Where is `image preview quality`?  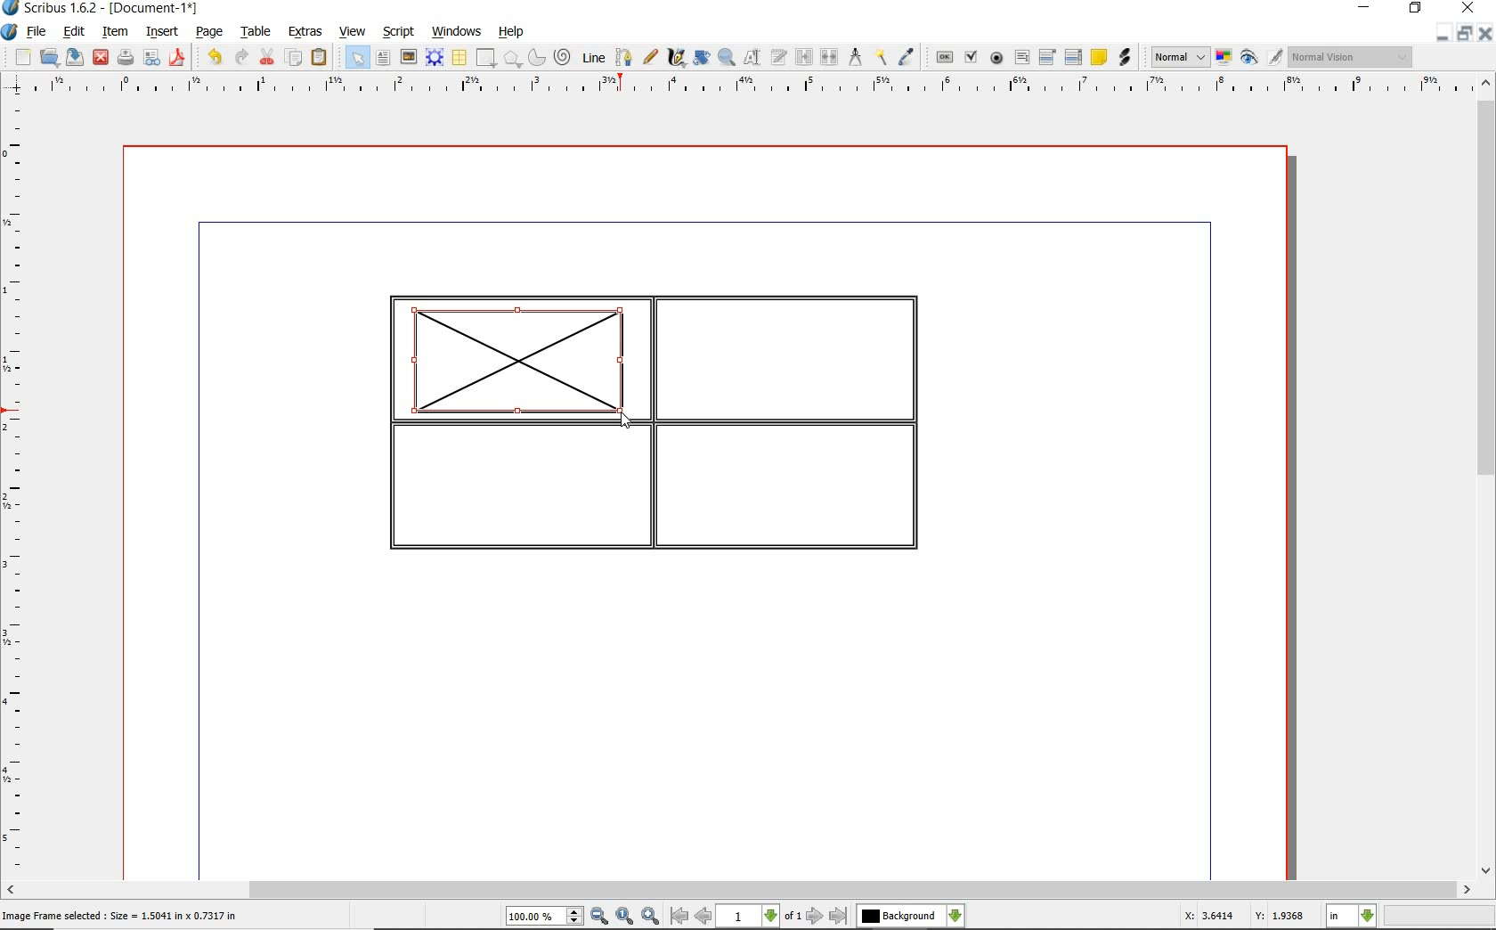 image preview quality is located at coordinates (1179, 55).